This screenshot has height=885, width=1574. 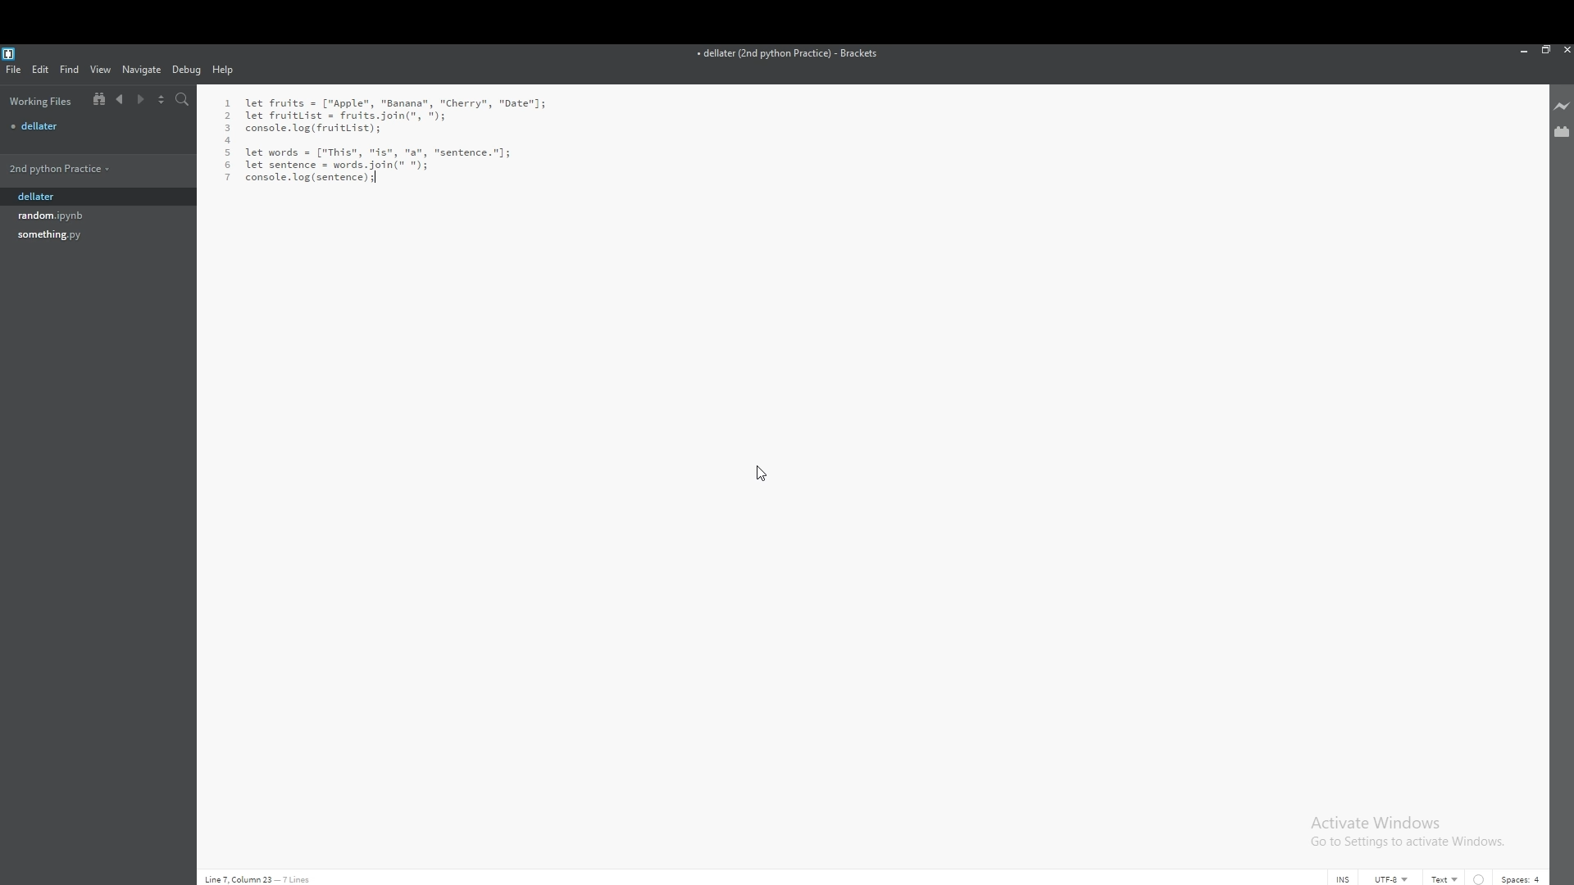 What do you see at coordinates (101, 70) in the screenshot?
I see `view` at bounding box center [101, 70].